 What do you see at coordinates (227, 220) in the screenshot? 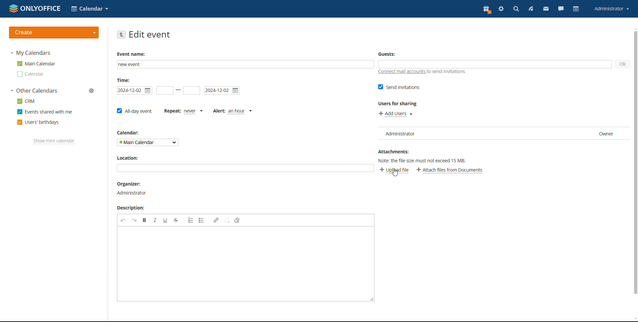
I see `unlink` at bounding box center [227, 220].